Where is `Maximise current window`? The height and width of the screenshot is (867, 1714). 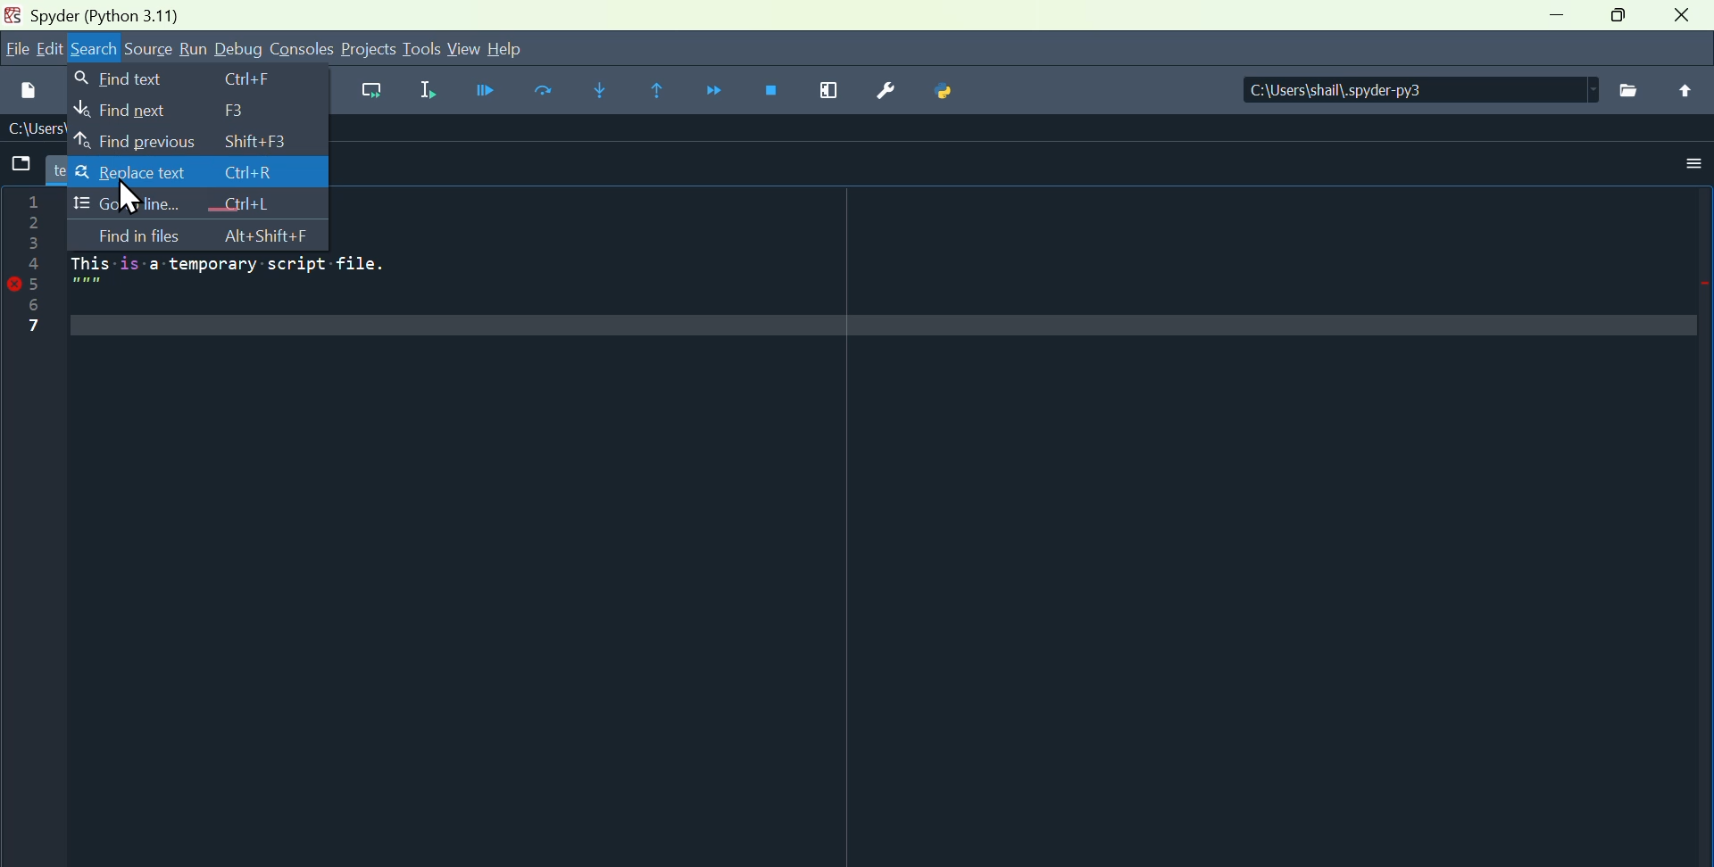
Maximise current window is located at coordinates (823, 95).